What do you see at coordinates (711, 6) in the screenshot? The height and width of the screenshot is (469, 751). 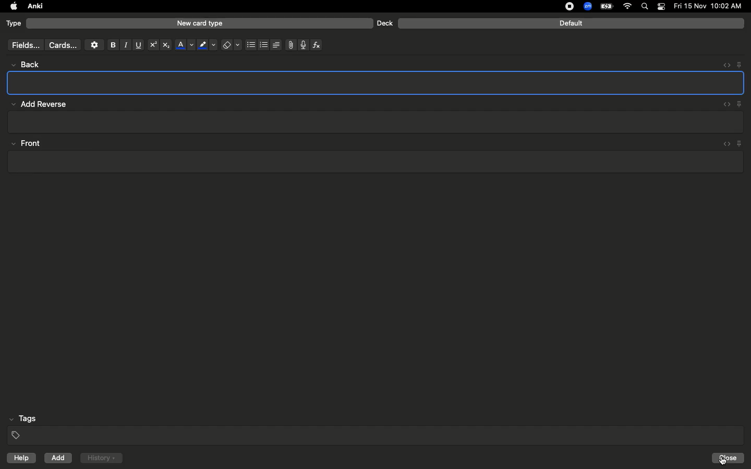 I see `date and time` at bounding box center [711, 6].